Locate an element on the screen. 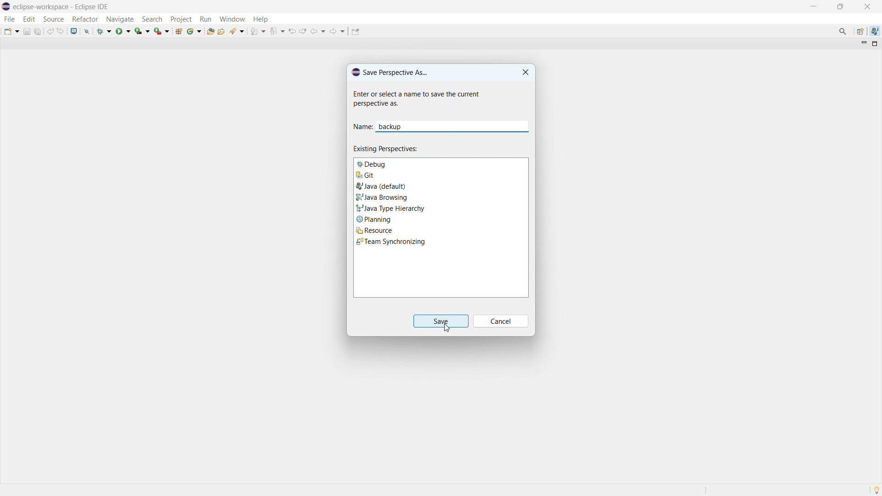 This screenshot has width=882, height=496. project is located at coordinates (181, 19).